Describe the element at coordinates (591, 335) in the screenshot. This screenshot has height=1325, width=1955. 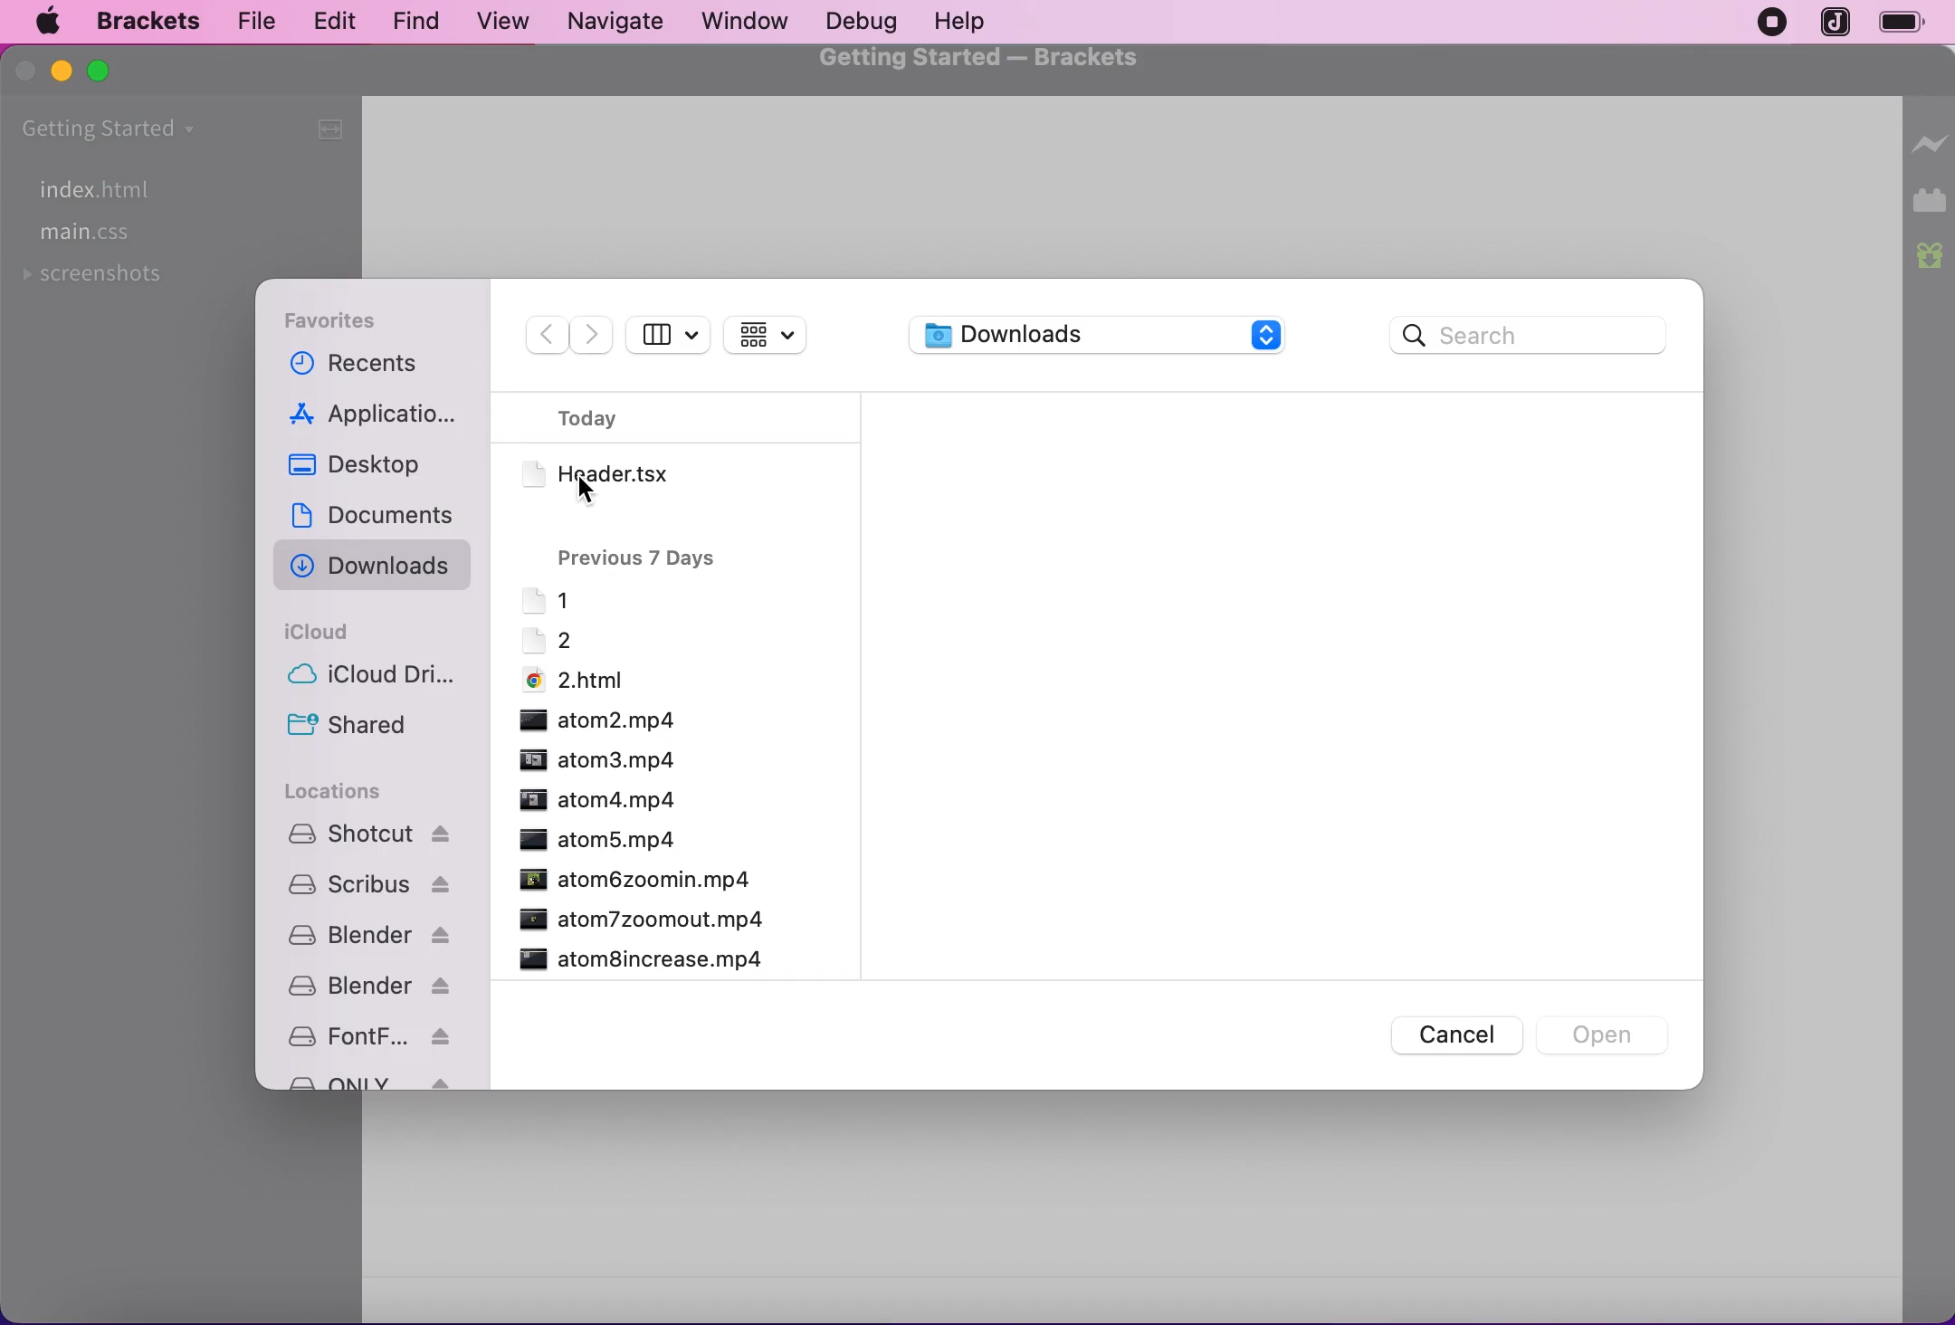
I see `forward` at that location.